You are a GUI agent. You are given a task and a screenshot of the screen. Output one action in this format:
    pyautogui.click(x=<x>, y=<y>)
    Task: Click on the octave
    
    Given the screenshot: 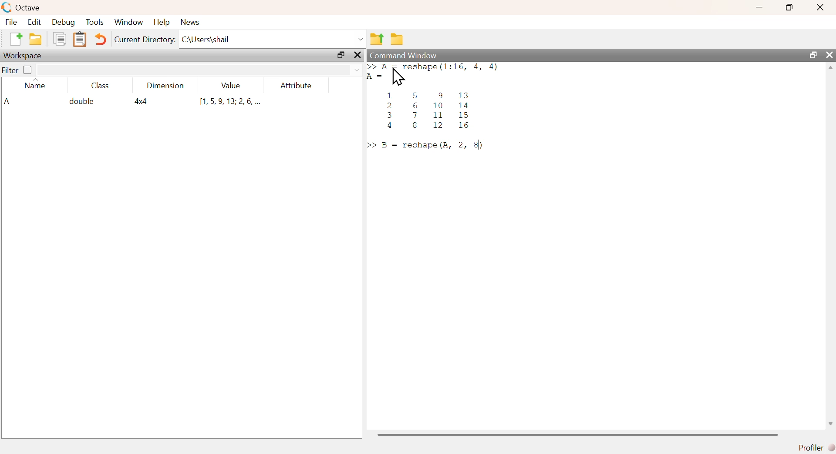 What is the action you would take?
    pyautogui.click(x=22, y=7)
    